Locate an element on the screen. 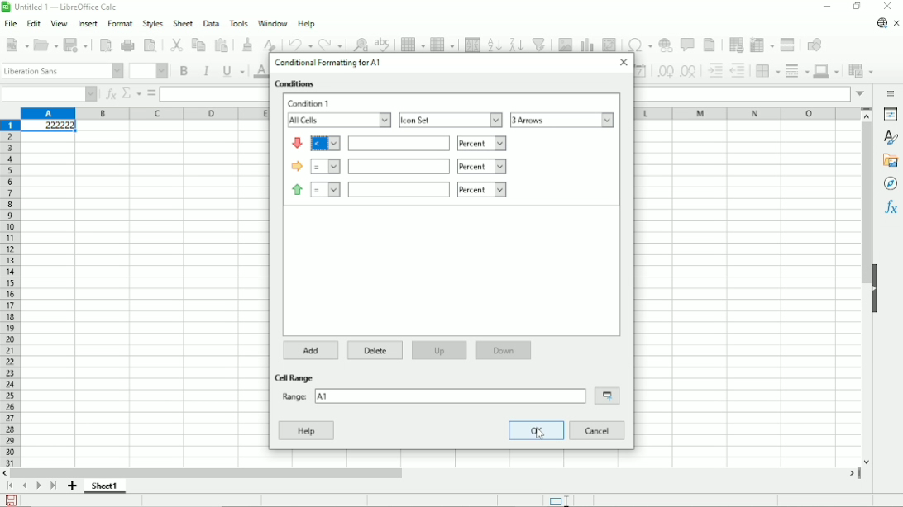 The width and height of the screenshot is (903, 507). Help is located at coordinates (307, 24).